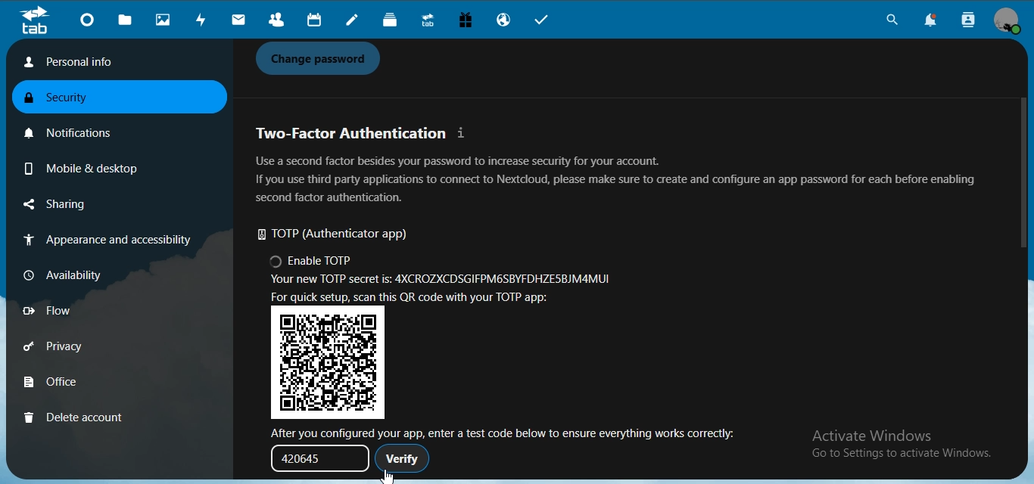 Image resolution: width=1034 pixels, height=484 pixels. I want to click on availability, so click(71, 274).